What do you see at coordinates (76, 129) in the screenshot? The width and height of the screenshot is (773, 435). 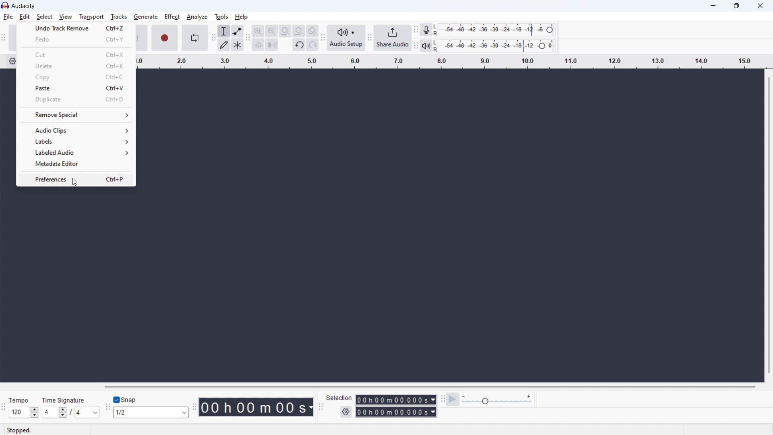 I see `audio clips` at bounding box center [76, 129].